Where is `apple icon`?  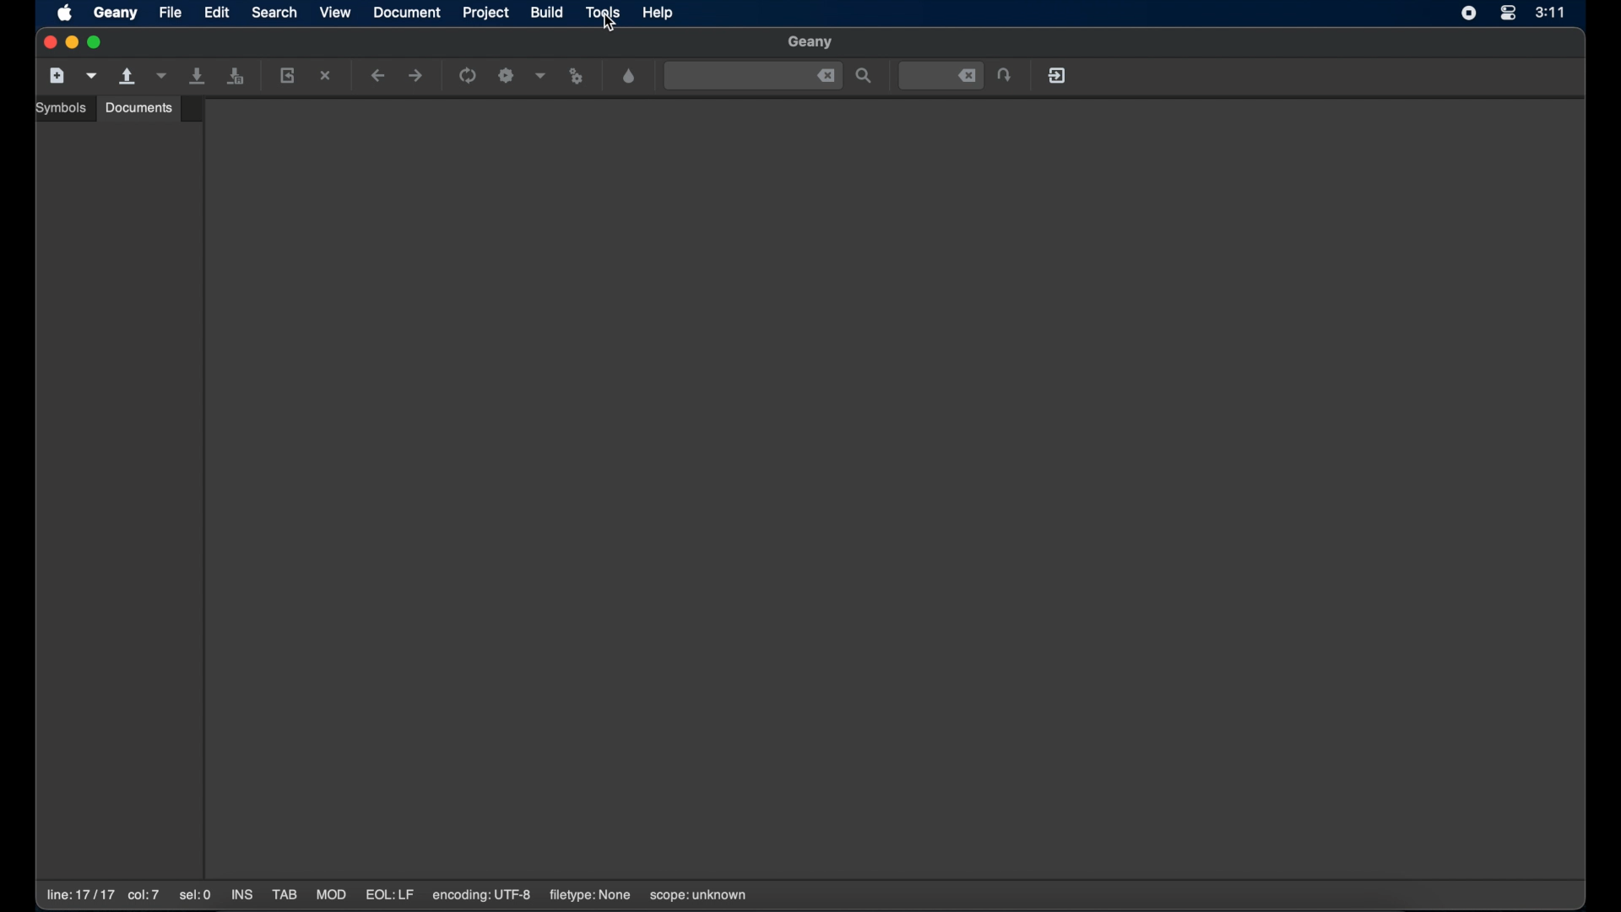 apple icon is located at coordinates (67, 14).